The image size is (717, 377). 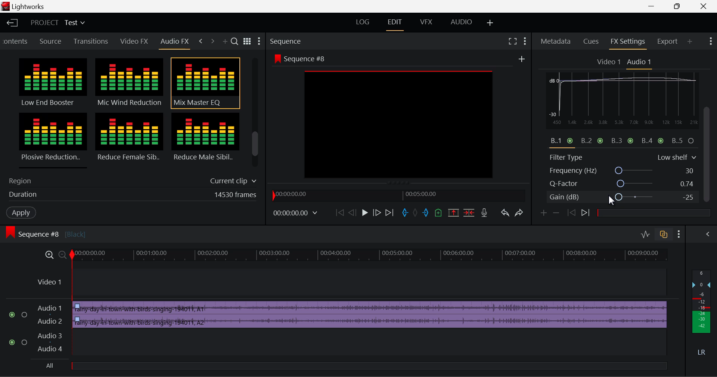 I want to click on Export, so click(x=668, y=41).